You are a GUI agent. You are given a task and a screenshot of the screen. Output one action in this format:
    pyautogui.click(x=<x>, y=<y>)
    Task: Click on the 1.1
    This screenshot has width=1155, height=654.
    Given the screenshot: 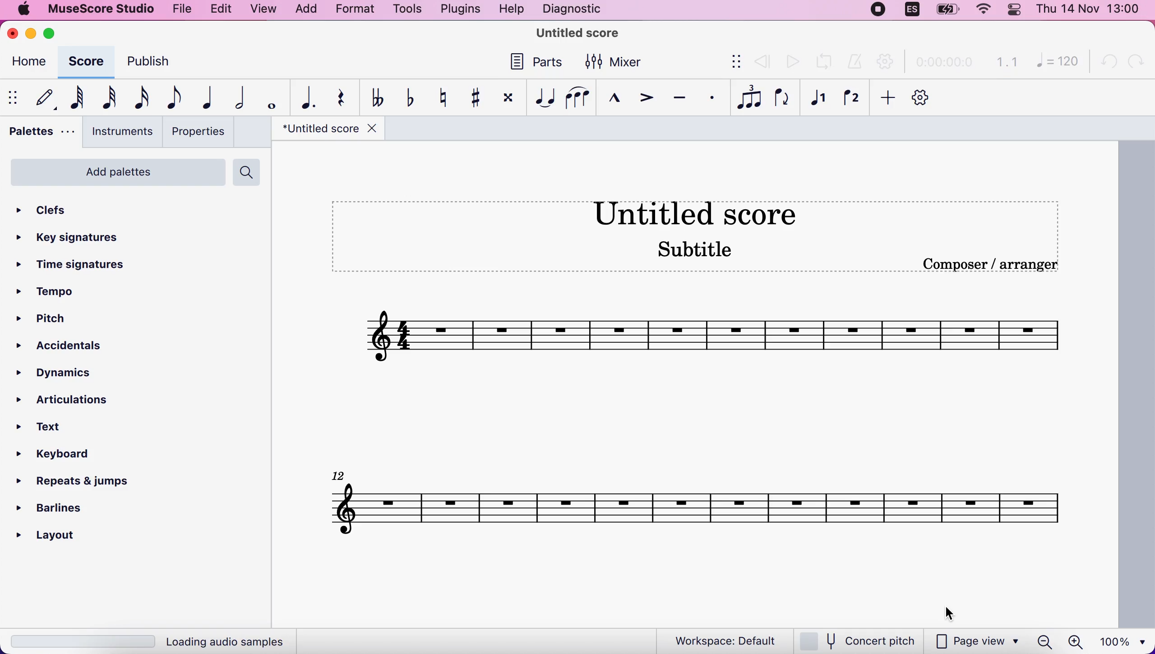 What is the action you would take?
    pyautogui.click(x=1004, y=63)
    